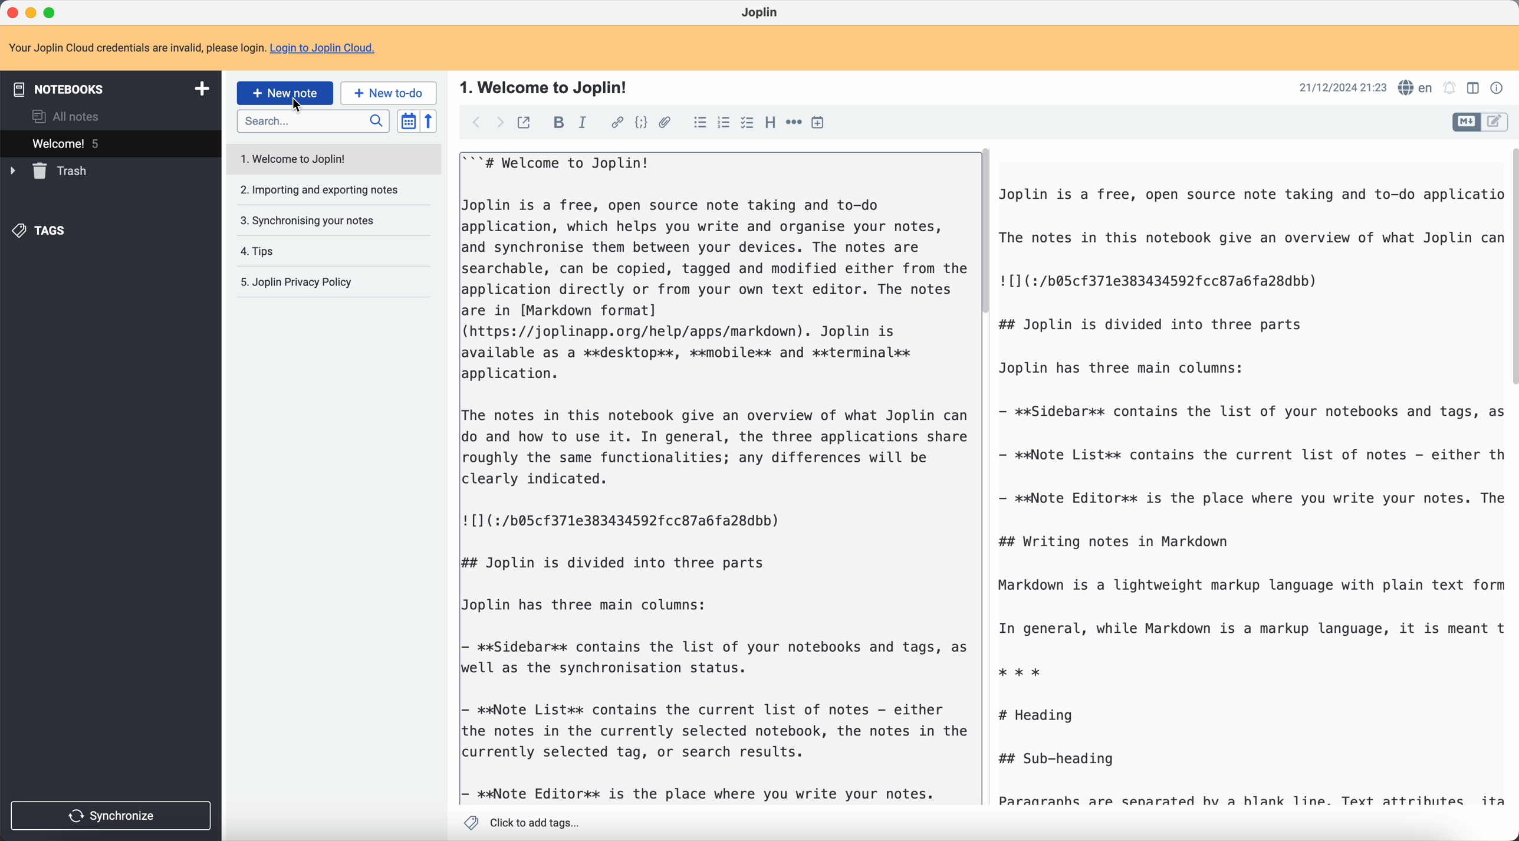  Describe the element at coordinates (50, 171) in the screenshot. I see `trash` at that location.